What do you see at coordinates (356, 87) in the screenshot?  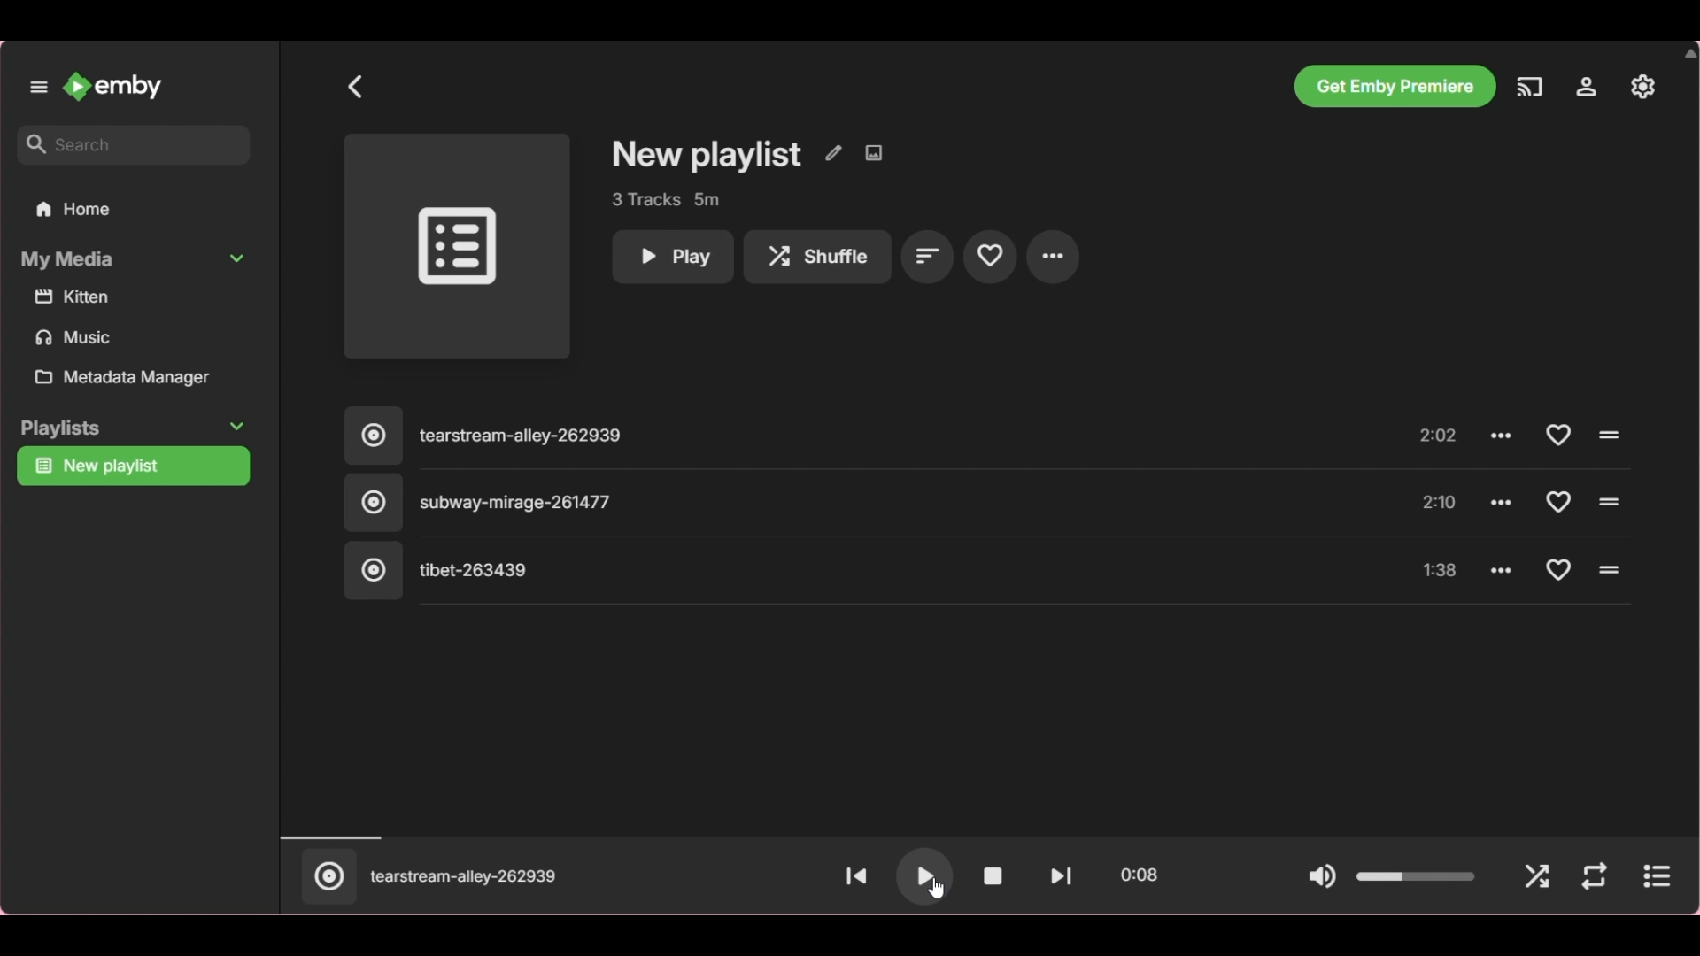 I see `Back` at bounding box center [356, 87].